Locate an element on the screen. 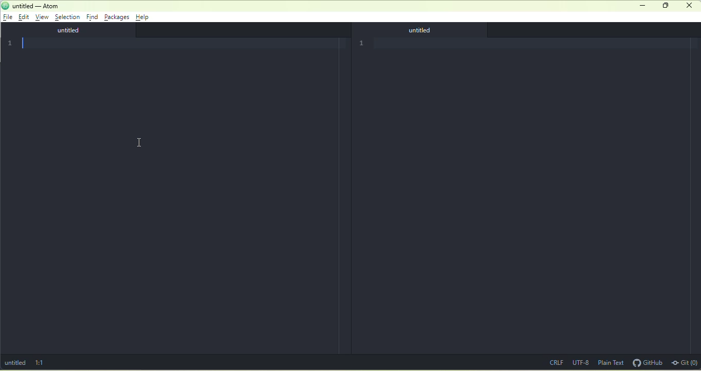 Image resolution: width=701 pixels, height=371 pixels. 1 is located at coordinates (364, 43).